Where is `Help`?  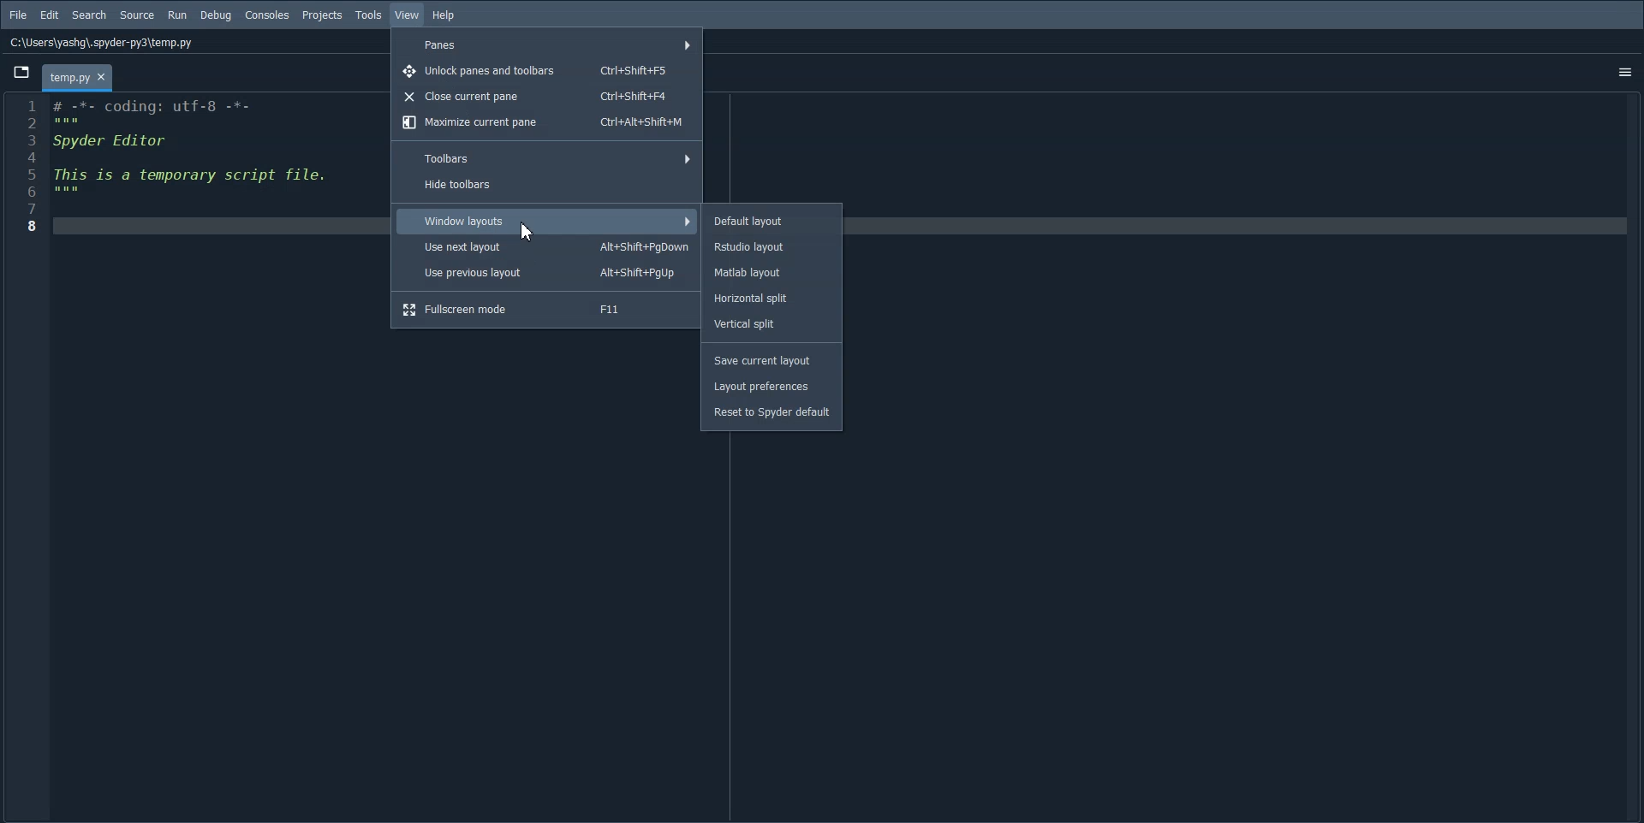
Help is located at coordinates (445, 16).